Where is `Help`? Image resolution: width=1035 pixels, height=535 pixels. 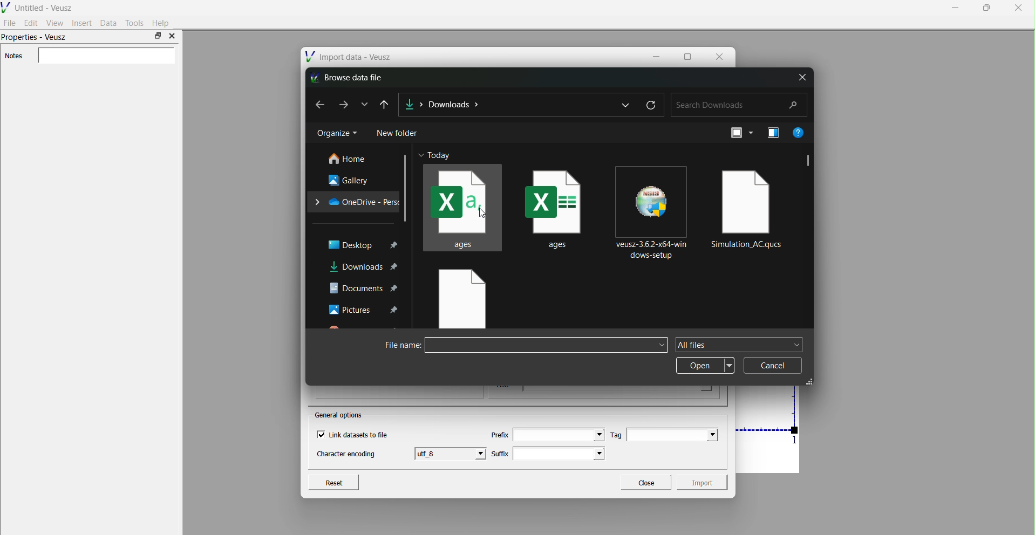
Help is located at coordinates (161, 23).